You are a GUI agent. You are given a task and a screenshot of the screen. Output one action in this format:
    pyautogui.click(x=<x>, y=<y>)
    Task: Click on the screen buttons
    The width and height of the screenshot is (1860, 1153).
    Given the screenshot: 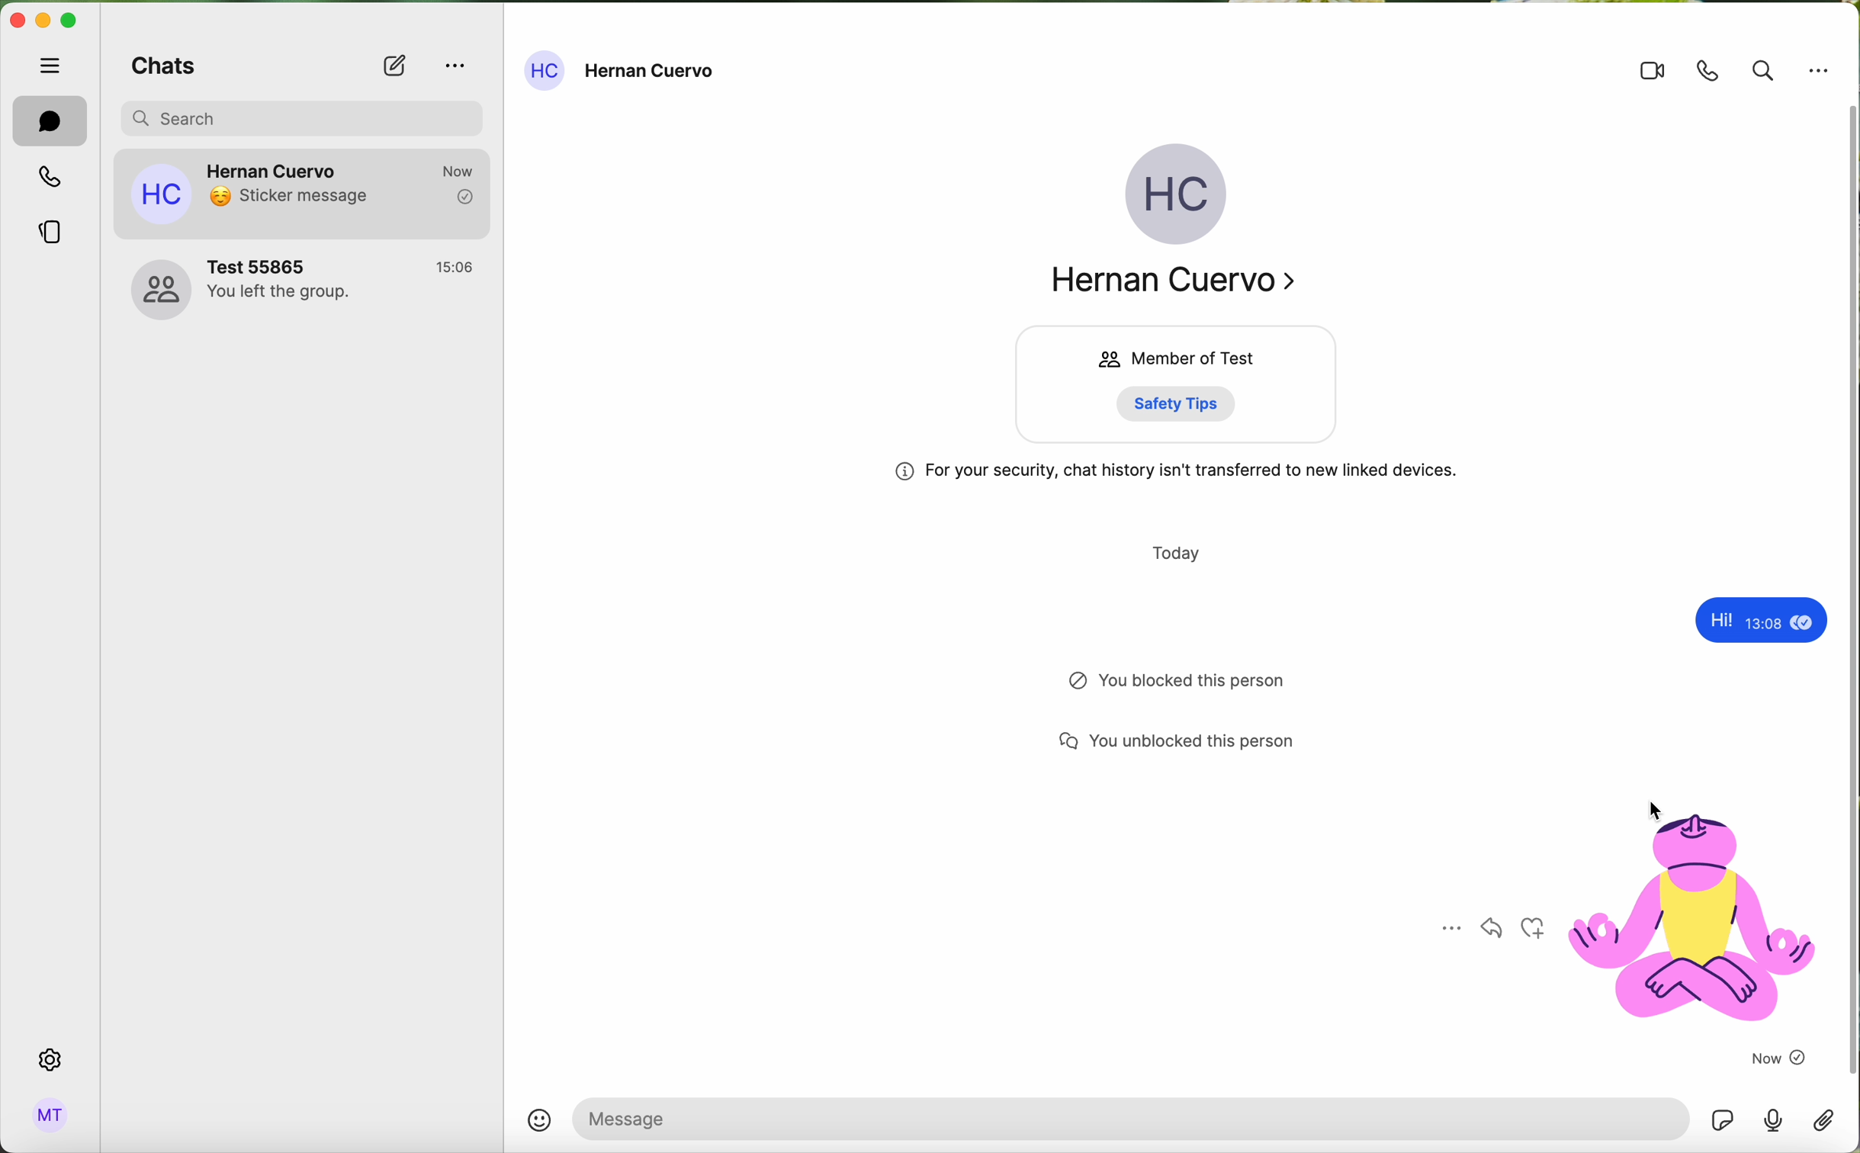 What is the action you would take?
    pyautogui.click(x=47, y=22)
    